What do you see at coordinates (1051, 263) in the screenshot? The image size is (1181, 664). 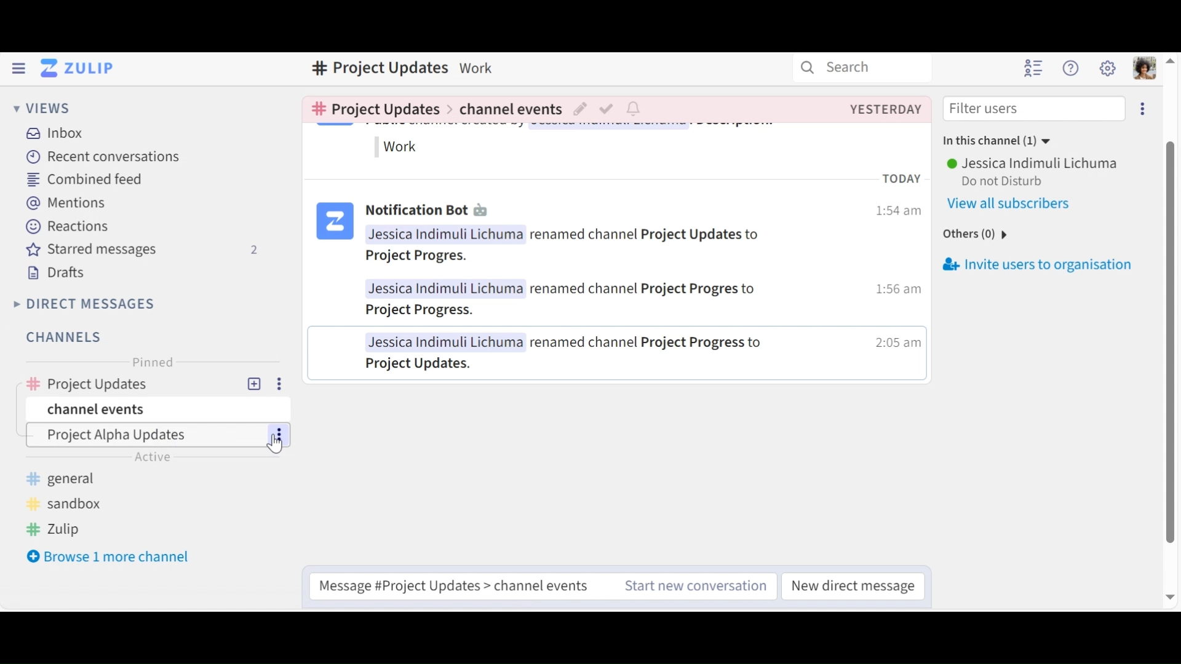 I see `Invite users to oraginsation` at bounding box center [1051, 263].